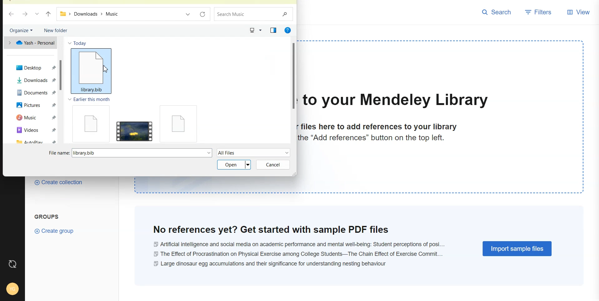 Image resolution: width=599 pixels, height=301 pixels. What do you see at coordinates (294, 91) in the screenshot?
I see `Vertical scroll bar` at bounding box center [294, 91].